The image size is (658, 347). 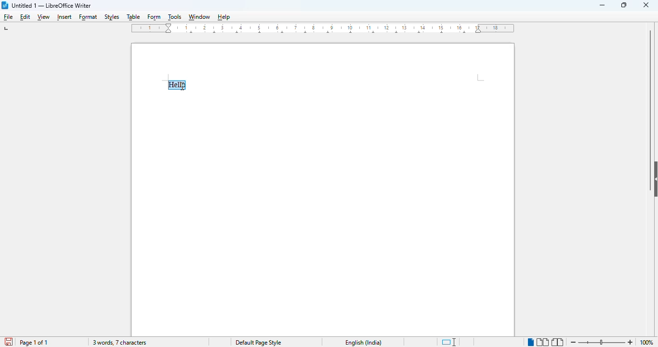 I want to click on styles, so click(x=112, y=17).